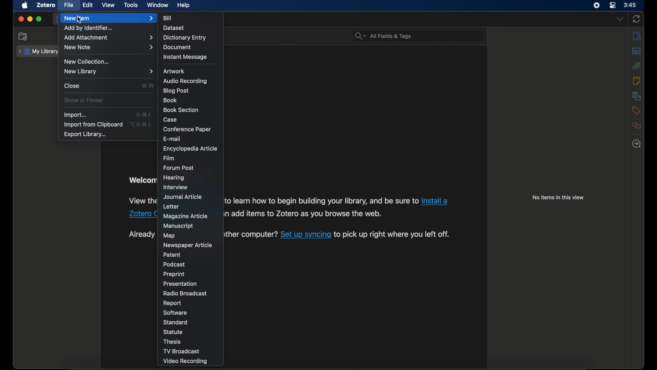  I want to click on patent, so click(172, 254).